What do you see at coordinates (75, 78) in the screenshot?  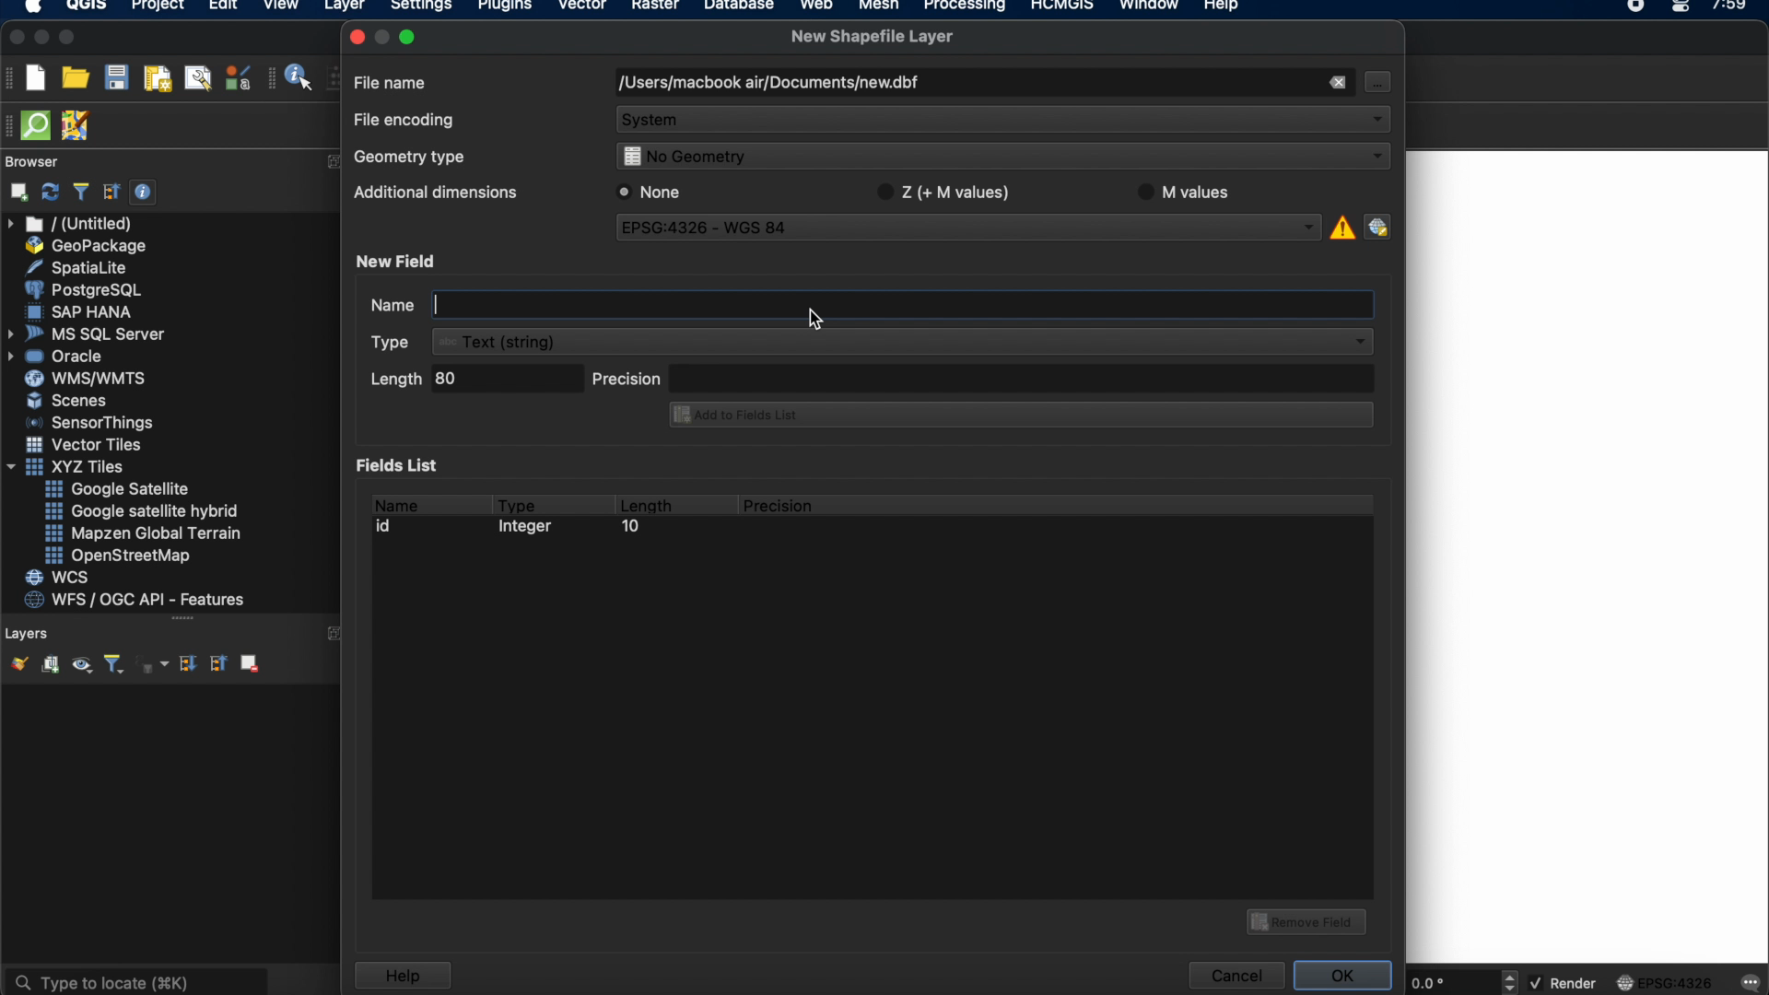 I see `open project` at bounding box center [75, 78].